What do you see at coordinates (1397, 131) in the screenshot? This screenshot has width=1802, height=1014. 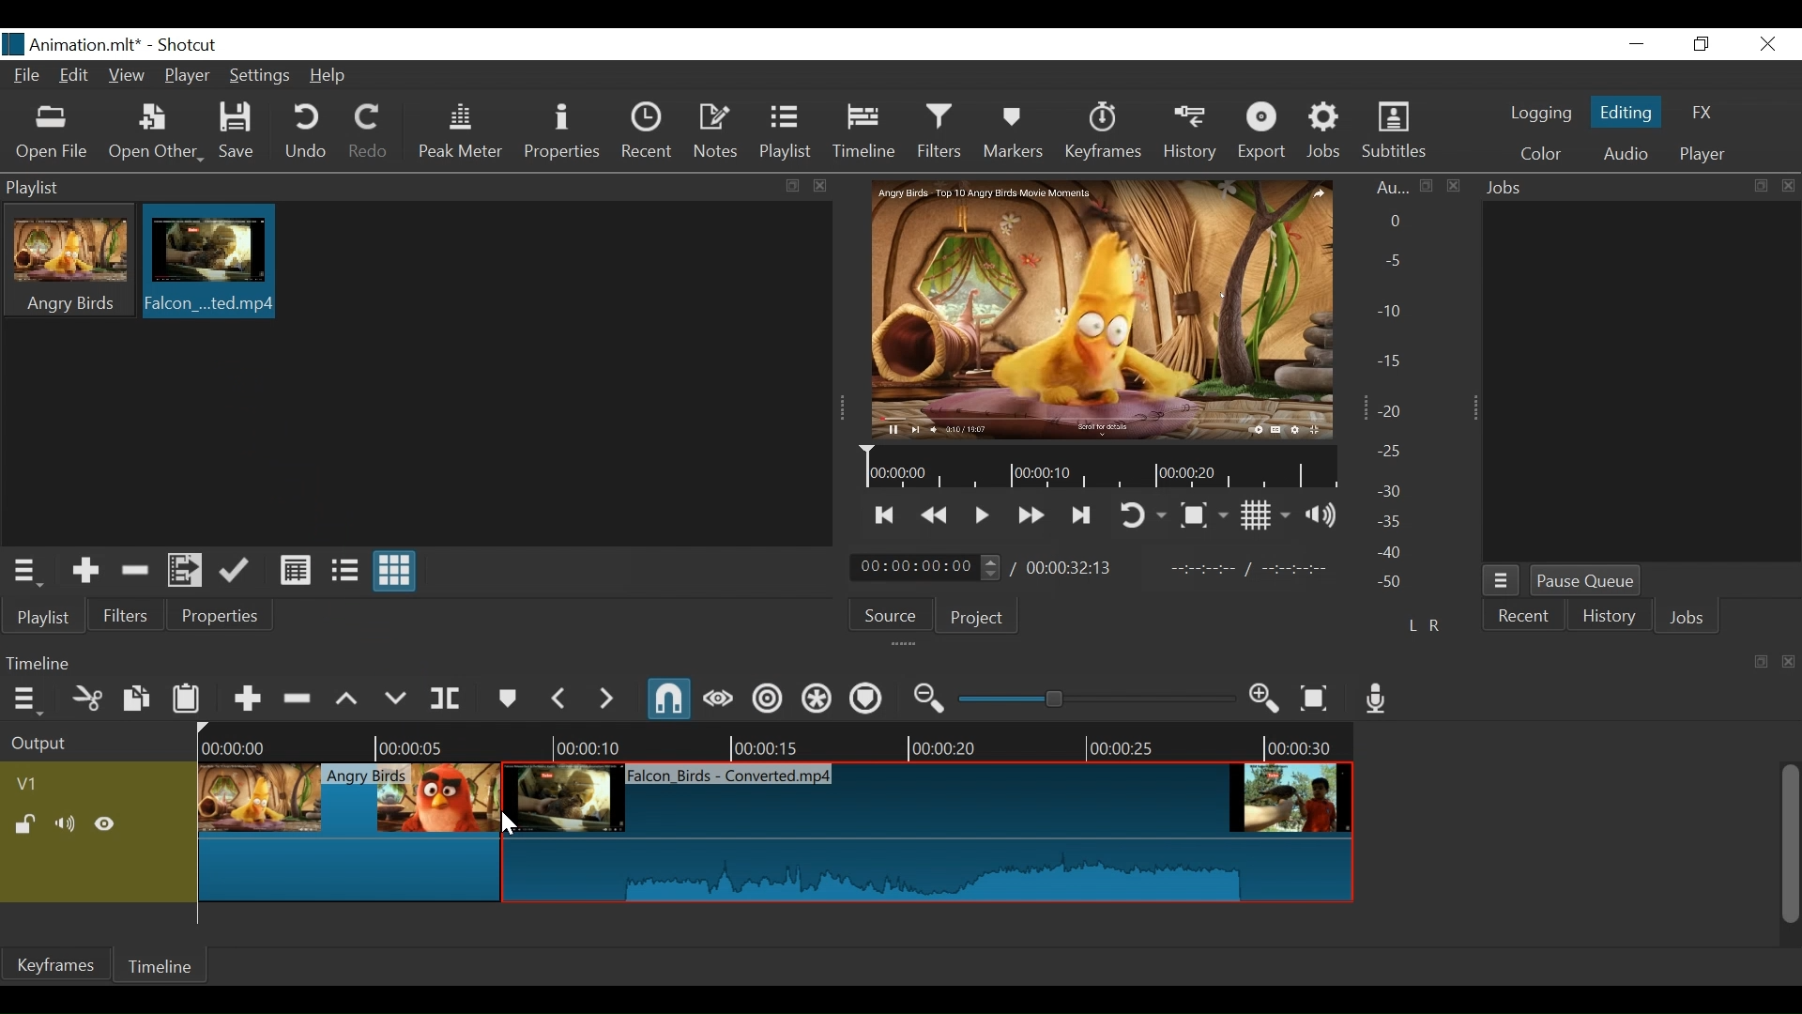 I see `Subtitles` at bounding box center [1397, 131].